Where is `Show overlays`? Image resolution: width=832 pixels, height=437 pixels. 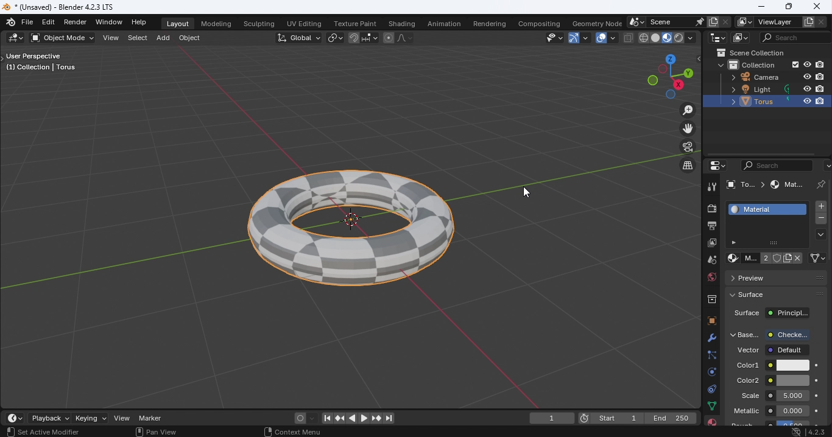 Show overlays is located at coordinates (607, 38).